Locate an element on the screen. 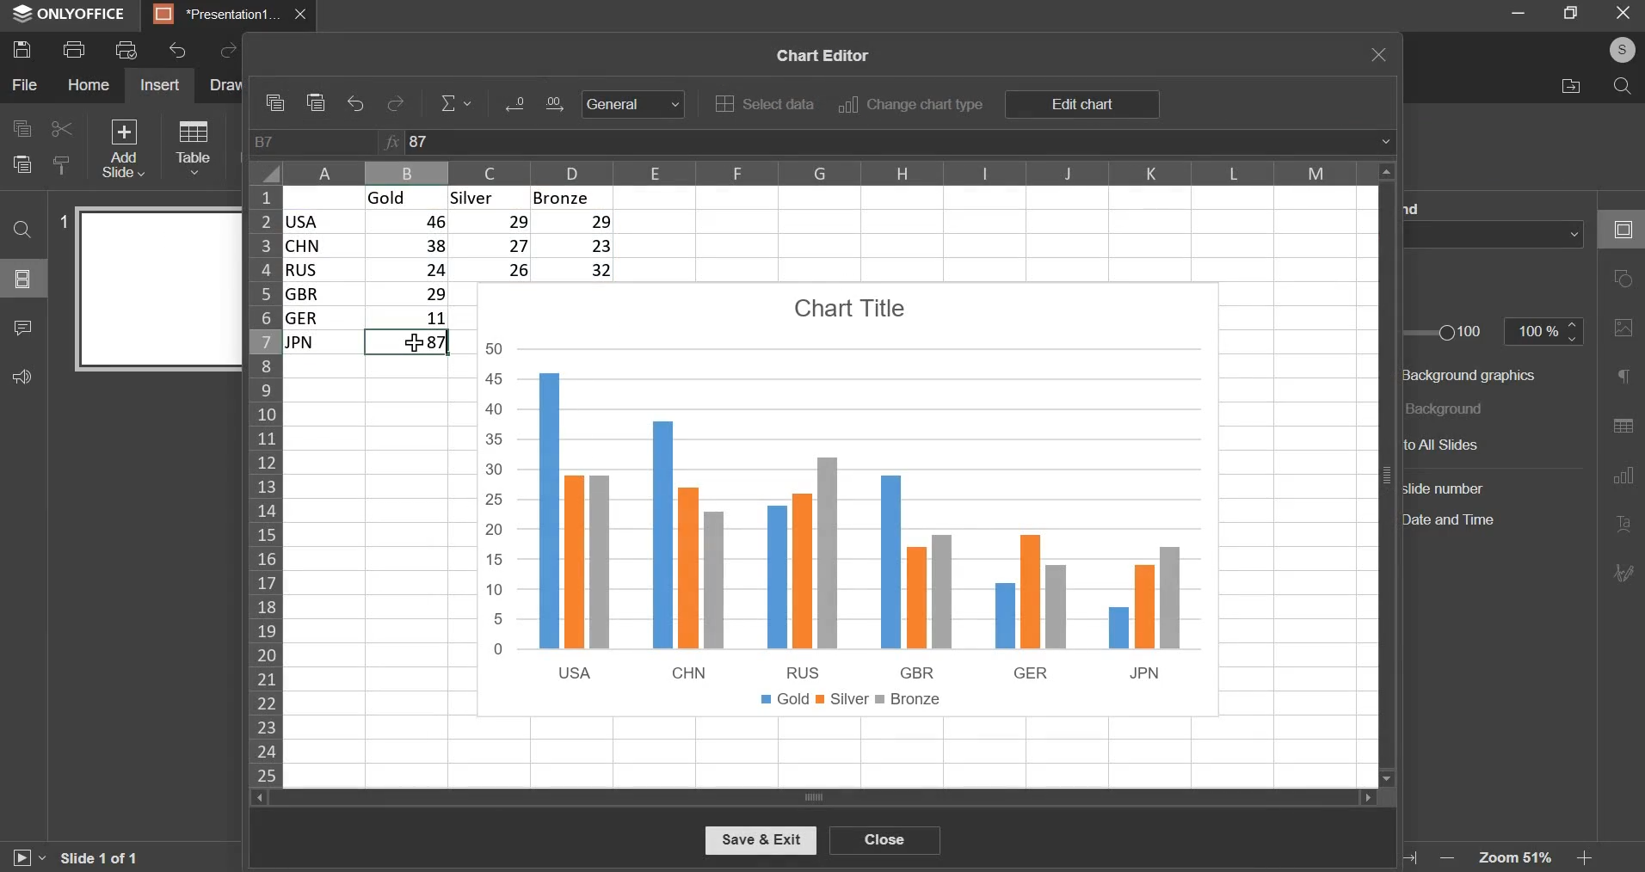 The width and height of the screenshot is (1645, 872). background fill color is located at coordinates (1500, 234).